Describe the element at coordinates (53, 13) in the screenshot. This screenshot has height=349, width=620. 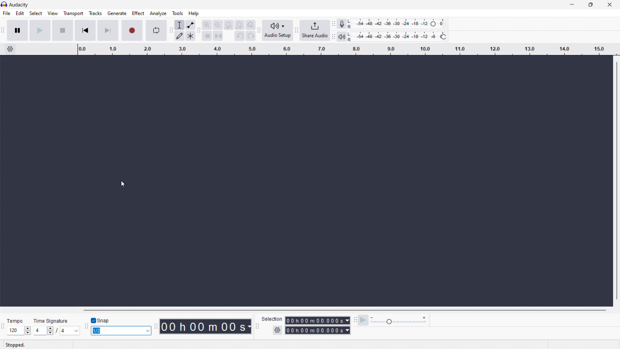
I see `view` at that location.